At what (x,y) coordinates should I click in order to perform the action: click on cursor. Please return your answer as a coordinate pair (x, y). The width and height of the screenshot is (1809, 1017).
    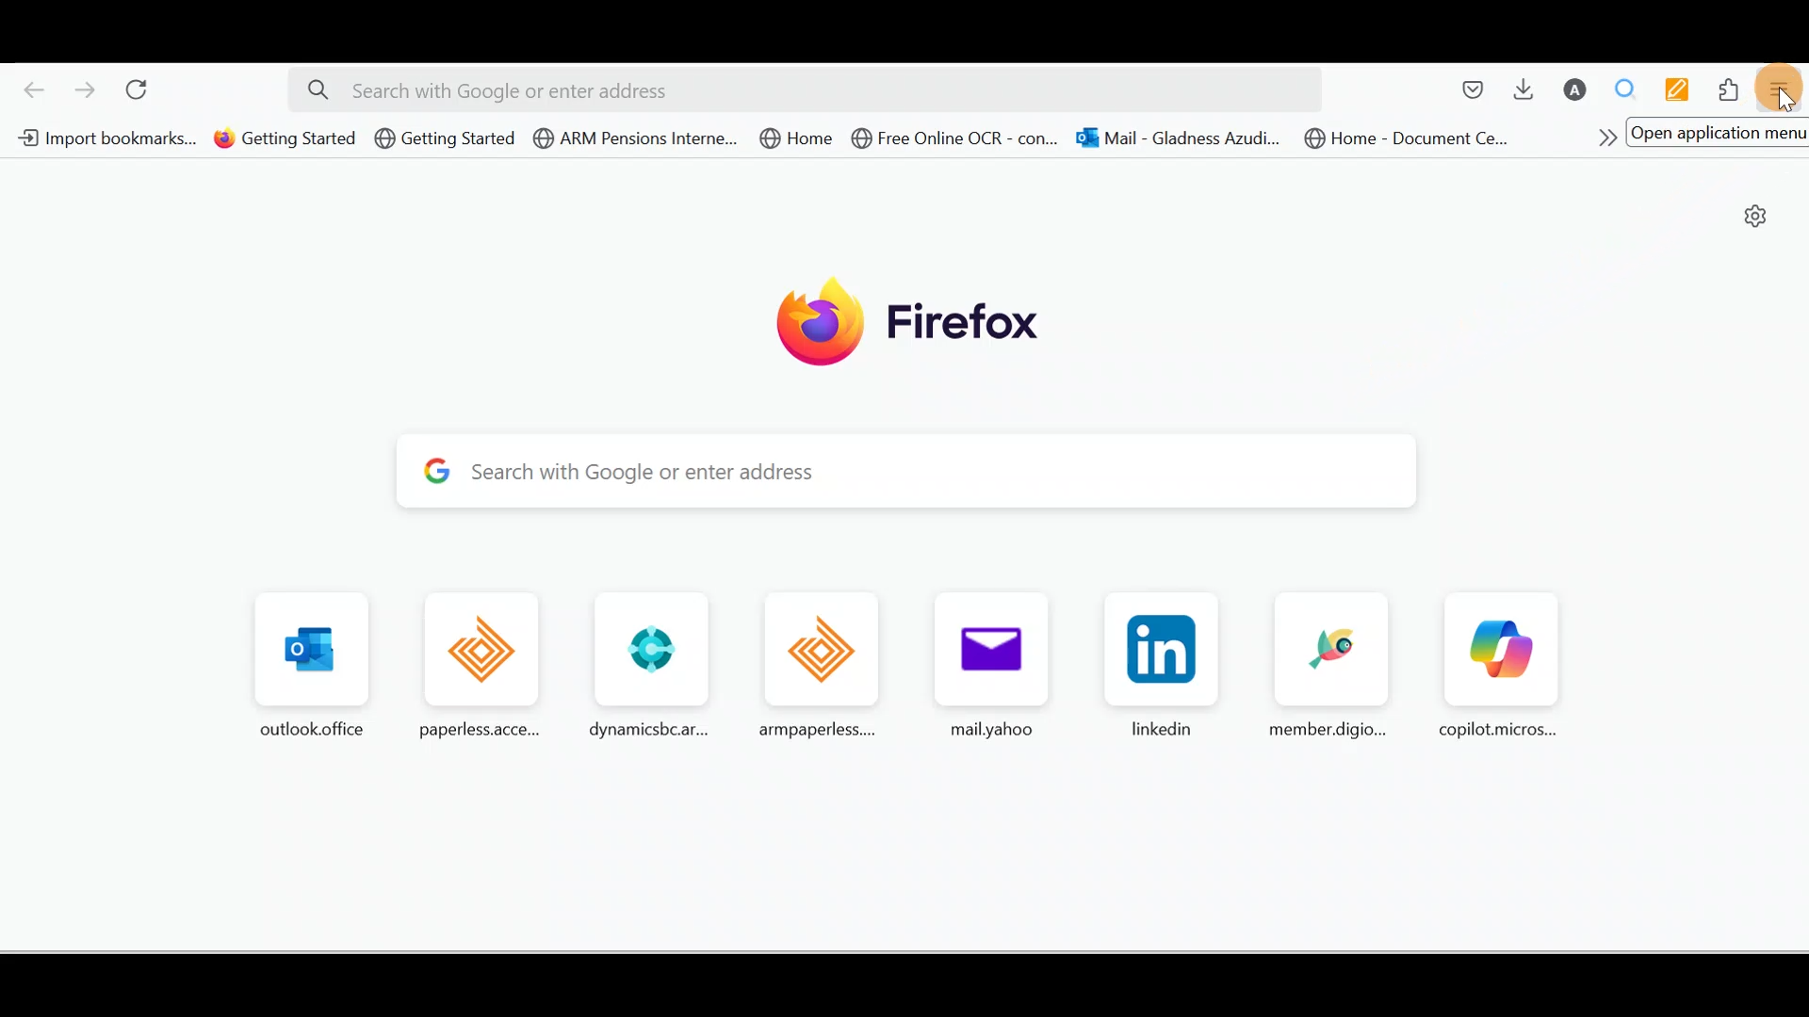
    Looking at the image, I should click on (1788, 101).